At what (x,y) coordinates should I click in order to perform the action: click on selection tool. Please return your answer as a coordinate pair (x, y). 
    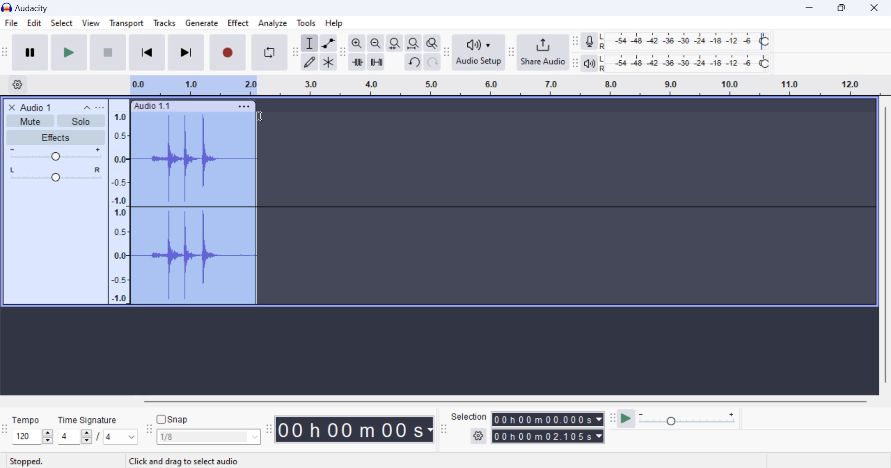
    Looking at the image, I should click on (310, 45).